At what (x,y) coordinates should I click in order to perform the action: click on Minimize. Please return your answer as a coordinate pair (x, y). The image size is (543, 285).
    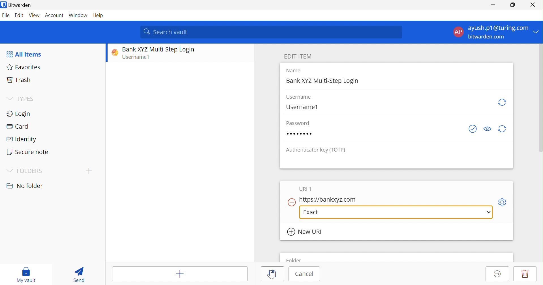
    Looking at the image, I should click on (492, 5).